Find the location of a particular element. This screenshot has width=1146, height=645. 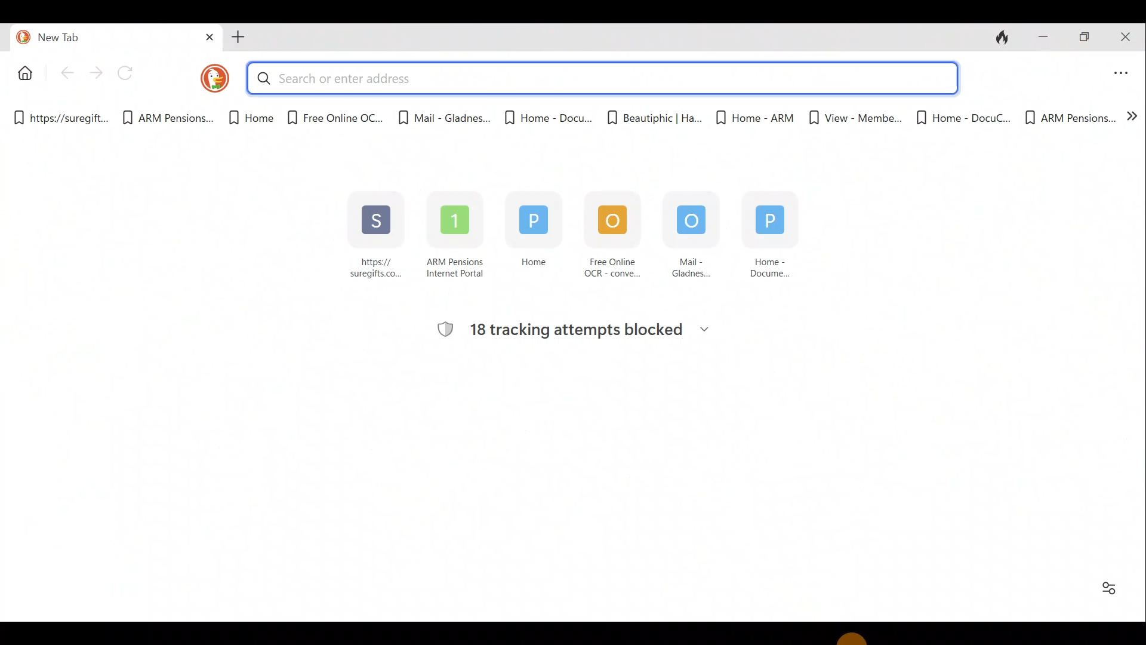

Mail - Gladnes... is located at coordinates (444, 113).